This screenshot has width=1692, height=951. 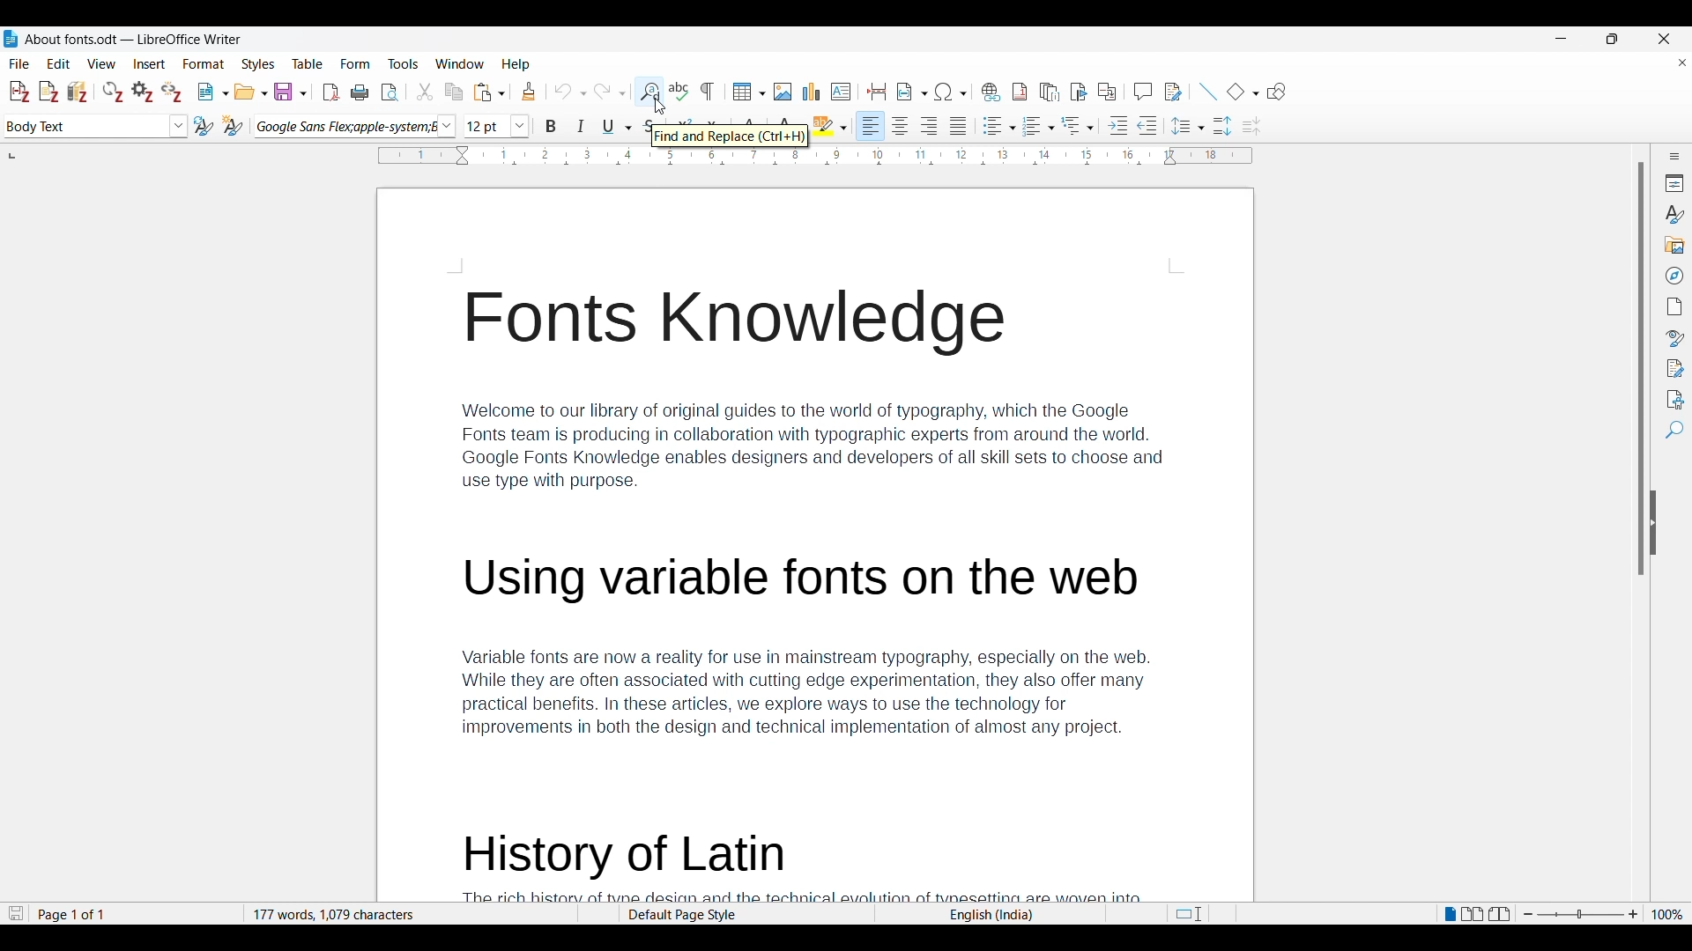 What do you see at coordinates (178, 126) in the screenshot?
I see `Paragraph style options` at bounding box center [178, 126].